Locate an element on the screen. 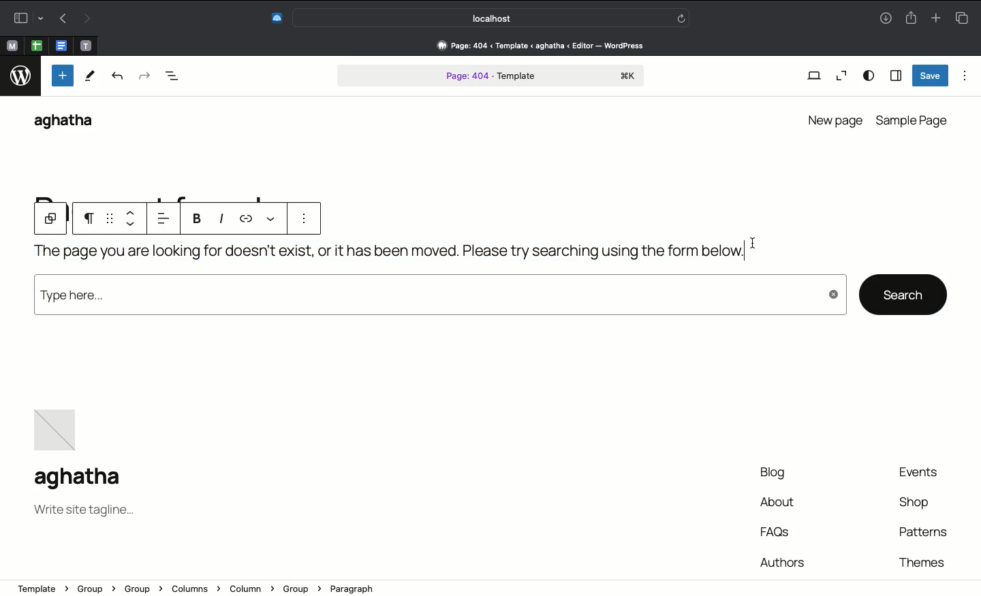  Events is located at coordinates (925, 473).